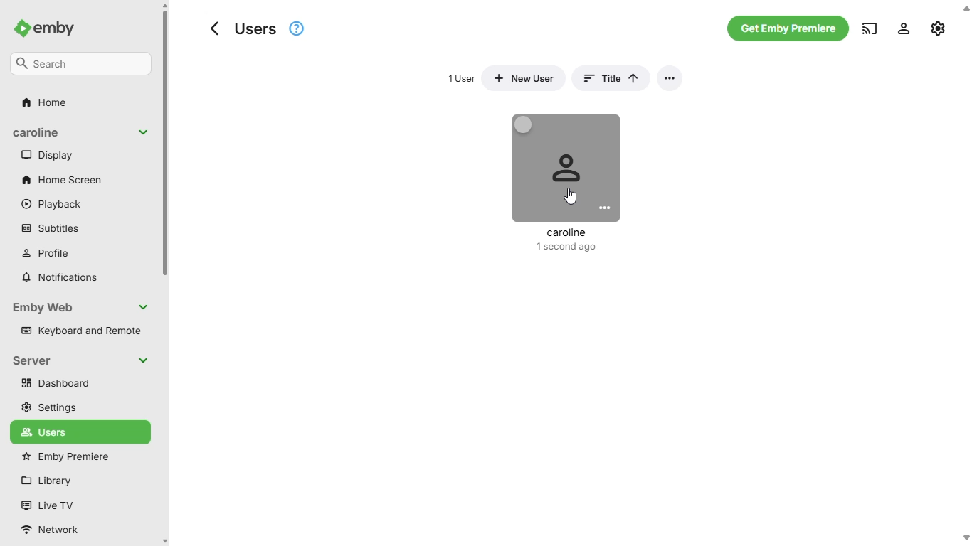 The width and height of the screenshot is (972, 546). What do you see at coordinates (609, 78) in the screenshot?
I see `sort by title` at bounding box center [609, 78].